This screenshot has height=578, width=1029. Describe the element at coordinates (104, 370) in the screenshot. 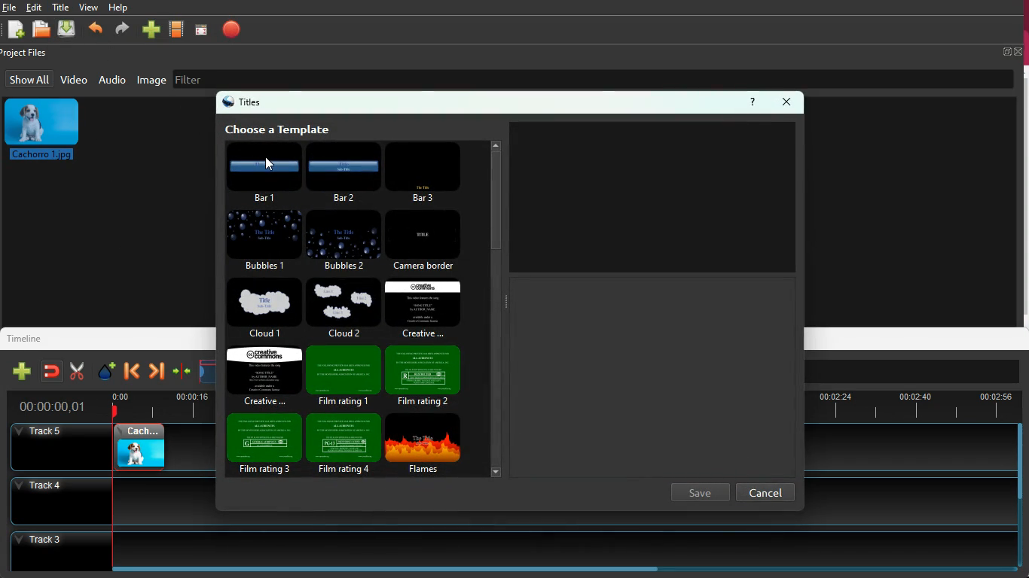

I see `effect` at that location.